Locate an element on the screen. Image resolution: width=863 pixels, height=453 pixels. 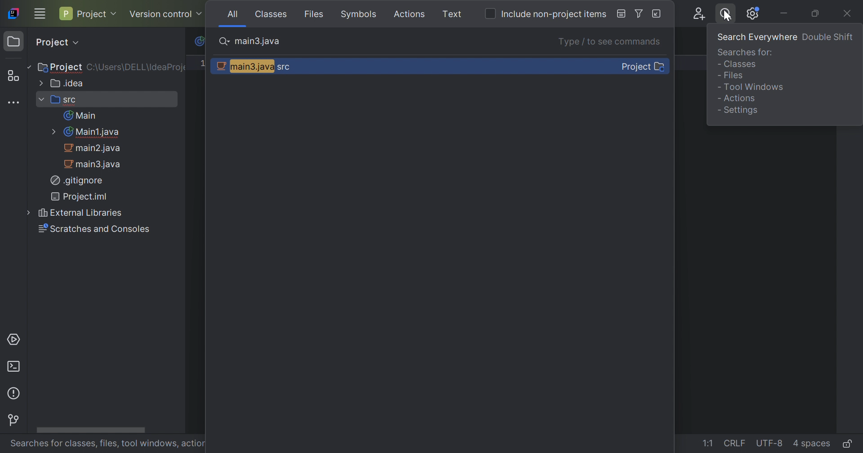
Code with me is located at coordinates (700, 14).